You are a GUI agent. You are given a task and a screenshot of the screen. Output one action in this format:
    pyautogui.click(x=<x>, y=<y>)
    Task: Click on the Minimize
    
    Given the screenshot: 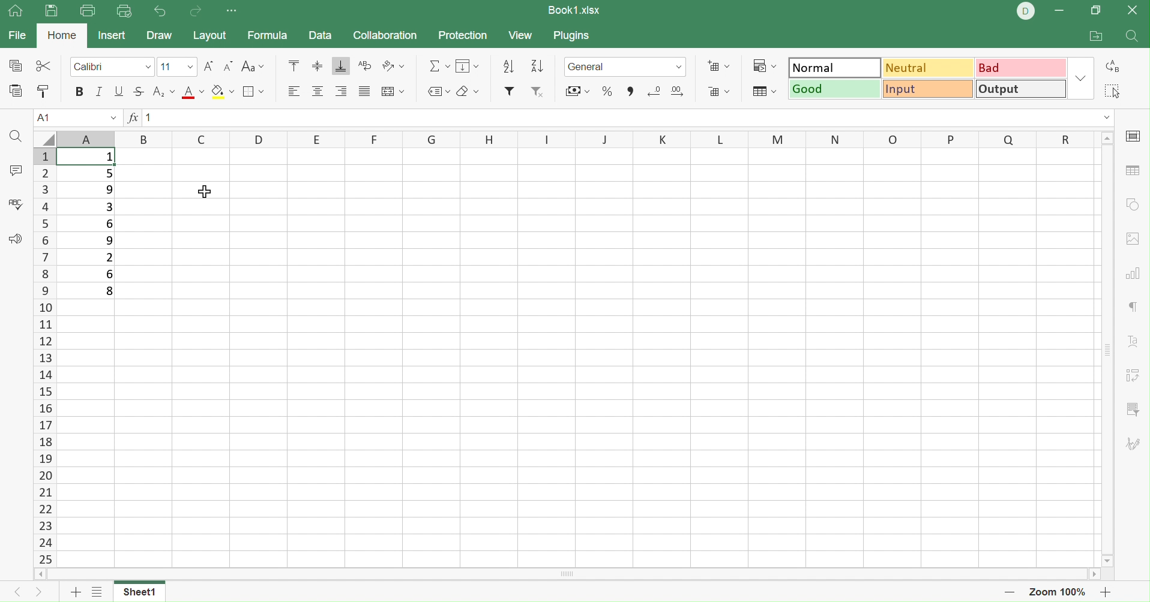 What is the action you would take?
    pyautogui.click(x=1059, y=10)
    